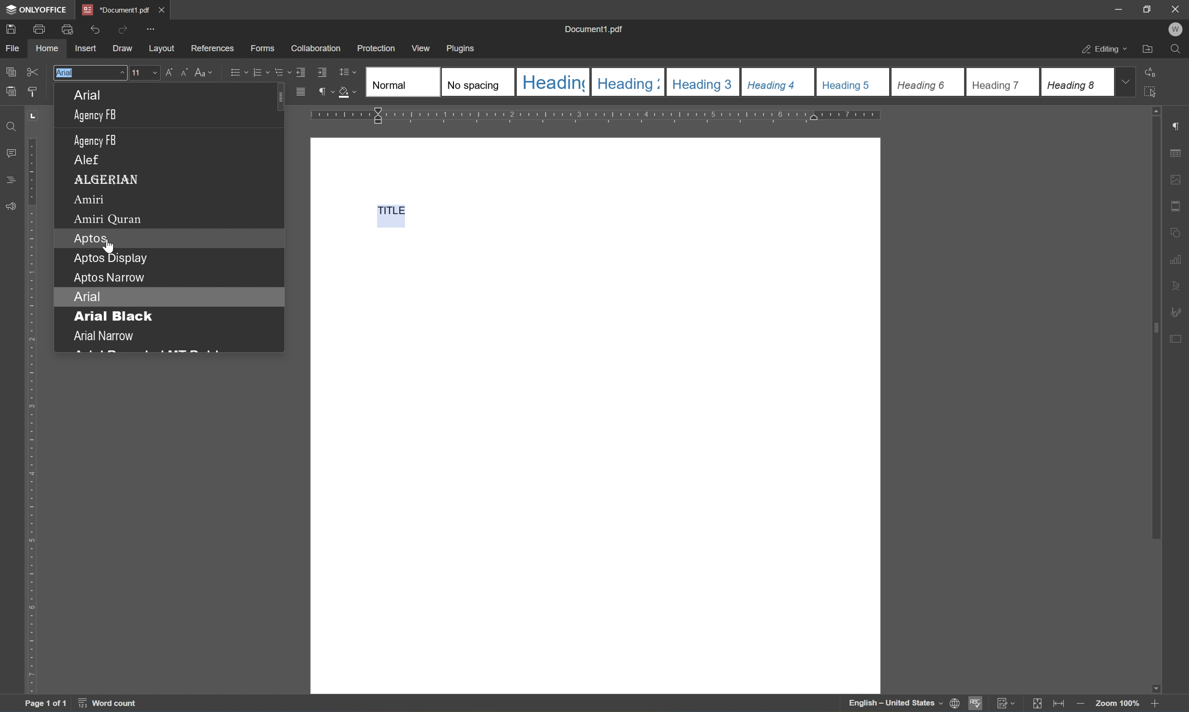 This screenshot has width=1189, height=712. I want to click on customize quick access toolbar, so click(153, 28).